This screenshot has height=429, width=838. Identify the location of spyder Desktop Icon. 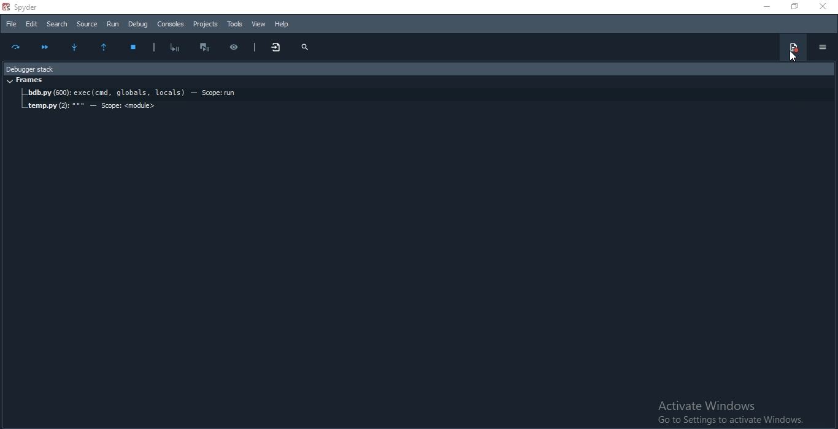
(25, 7).